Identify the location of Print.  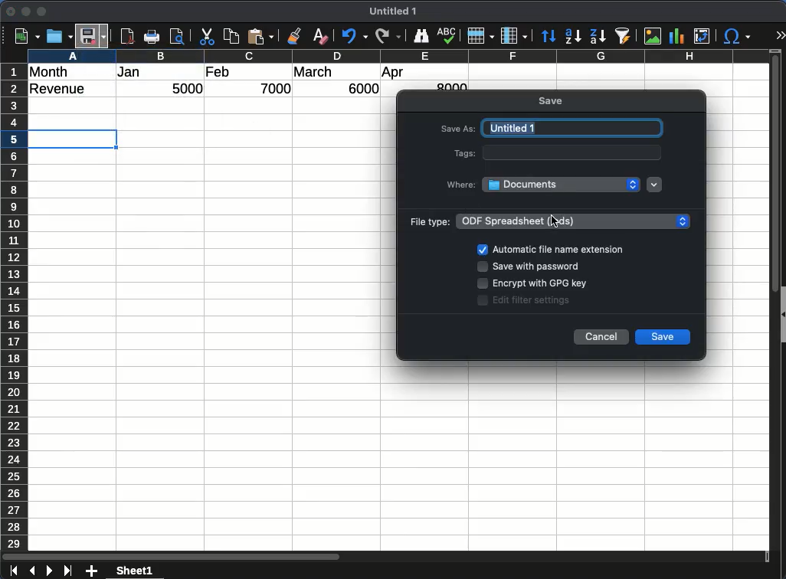
(154, 37).